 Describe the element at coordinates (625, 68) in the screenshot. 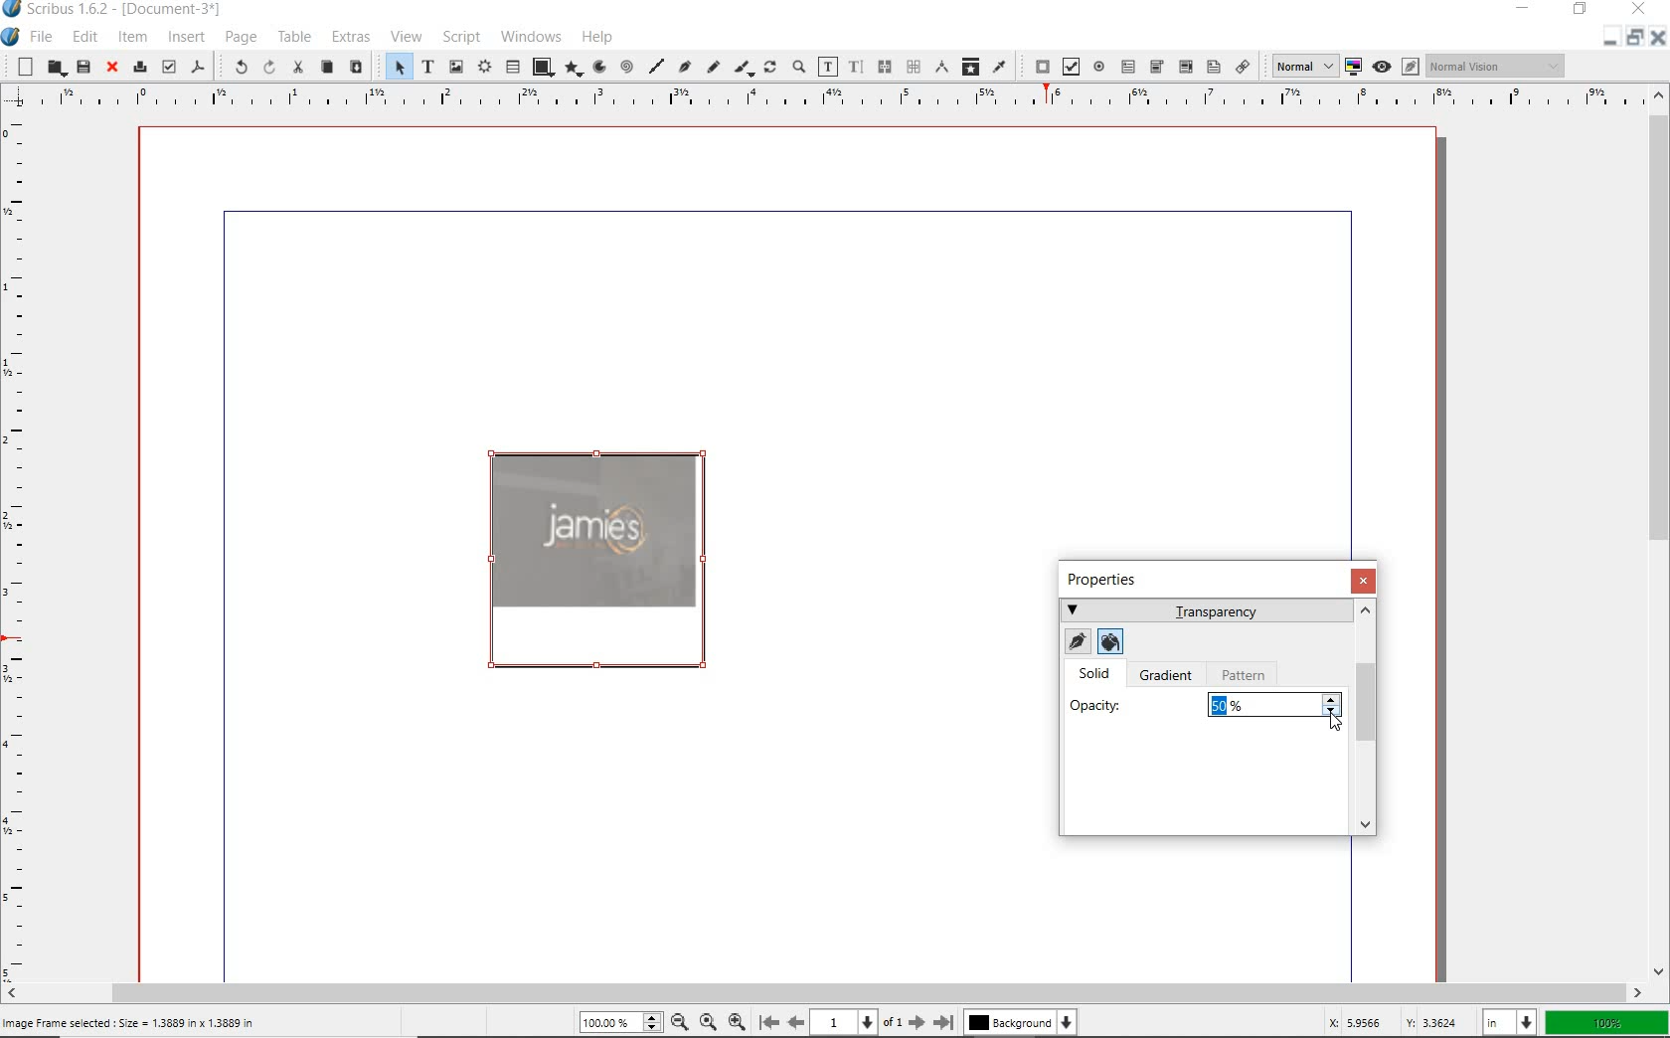

I see `spiral` at that location.